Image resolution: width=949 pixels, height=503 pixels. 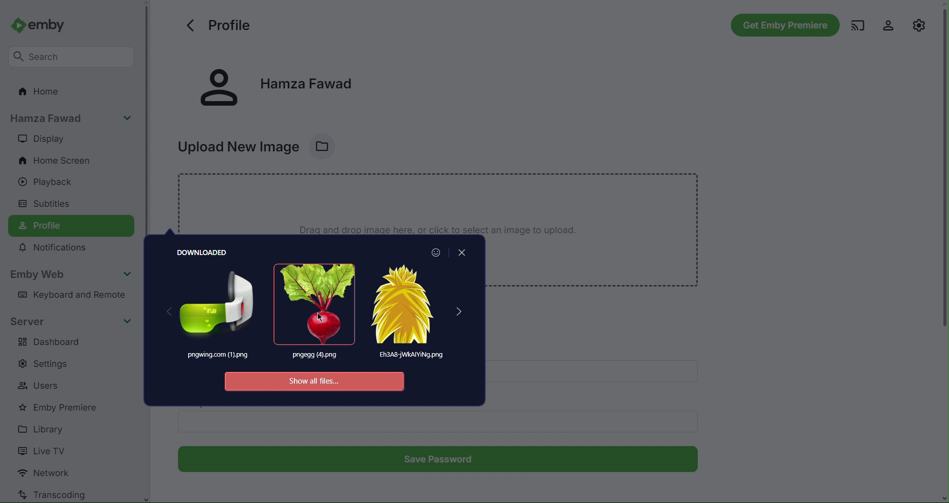 What do you see at coordinates (439, 461) in the screenshot?
I see `Save Password` at bounding box center [439, 461].